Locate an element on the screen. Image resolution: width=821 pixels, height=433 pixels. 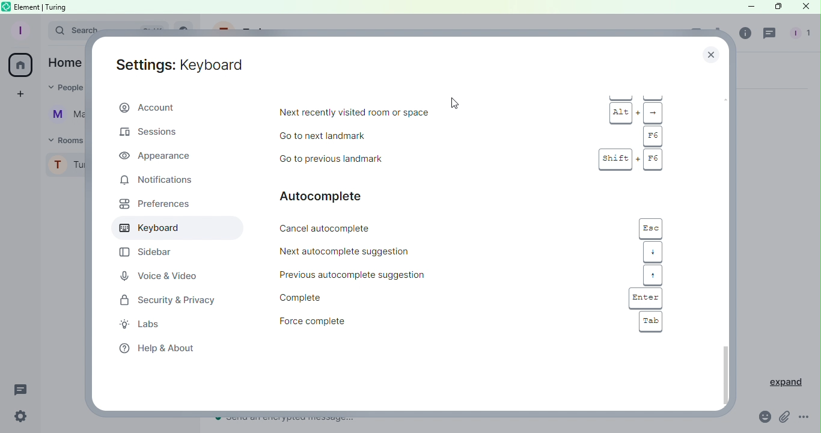
Martina Tornello is located at coordinates (62, 115).